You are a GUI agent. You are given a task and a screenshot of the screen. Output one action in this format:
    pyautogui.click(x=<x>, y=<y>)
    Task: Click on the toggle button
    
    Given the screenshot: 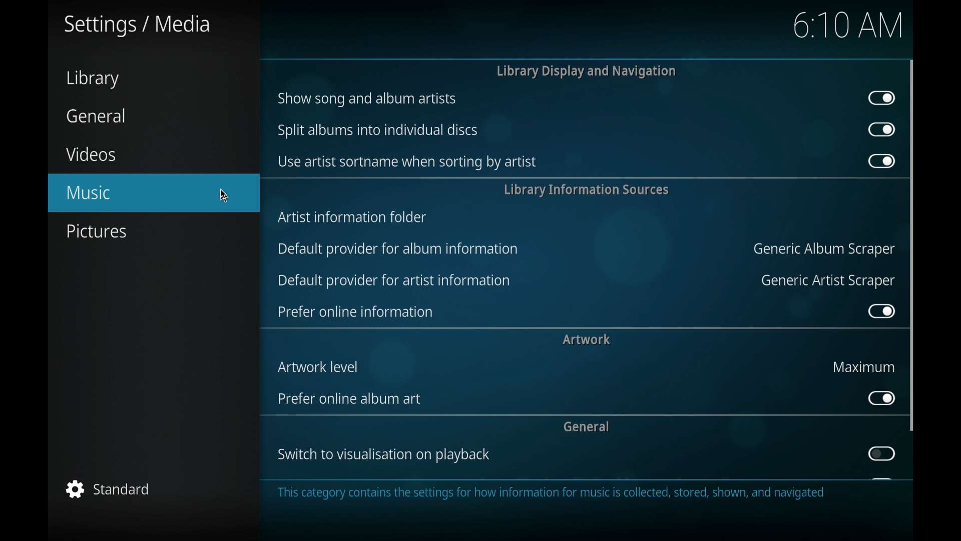 What is the action you would take?
    pyautogui.click(x=882, y=130)
    